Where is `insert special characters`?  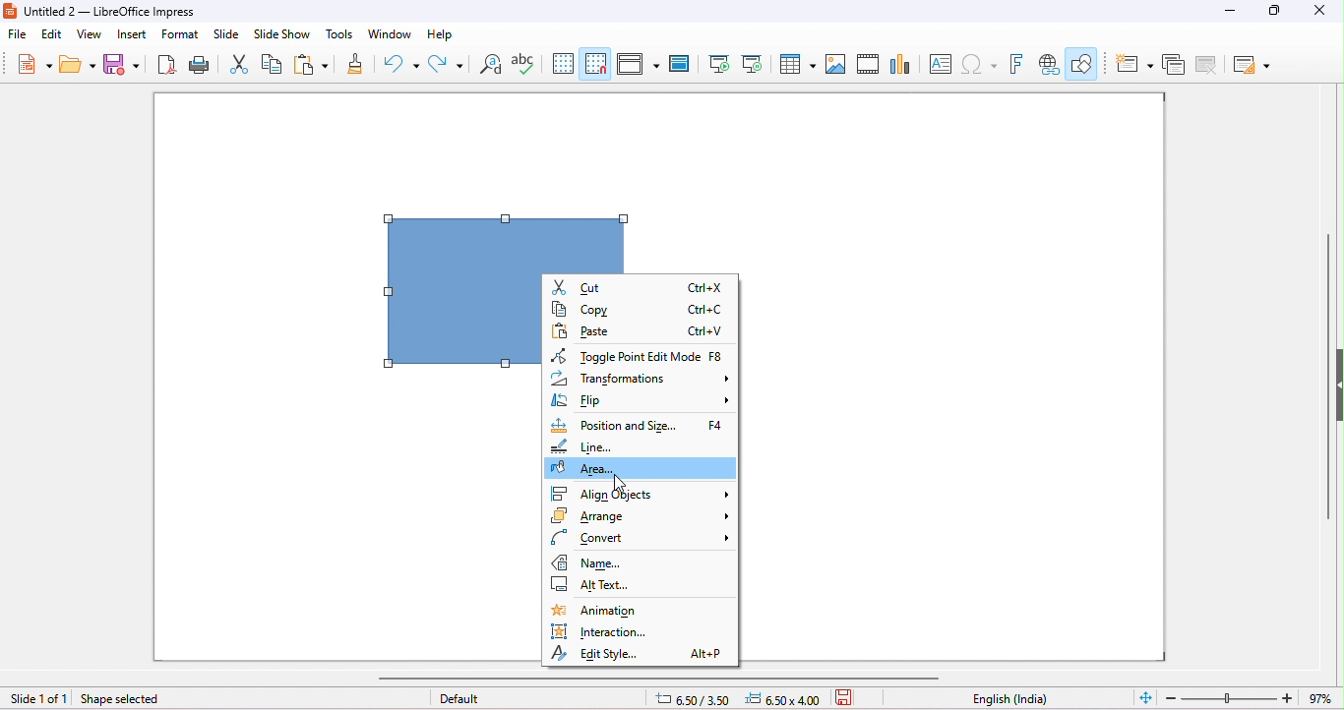 insert special characters is located at coordinates (979, 62).